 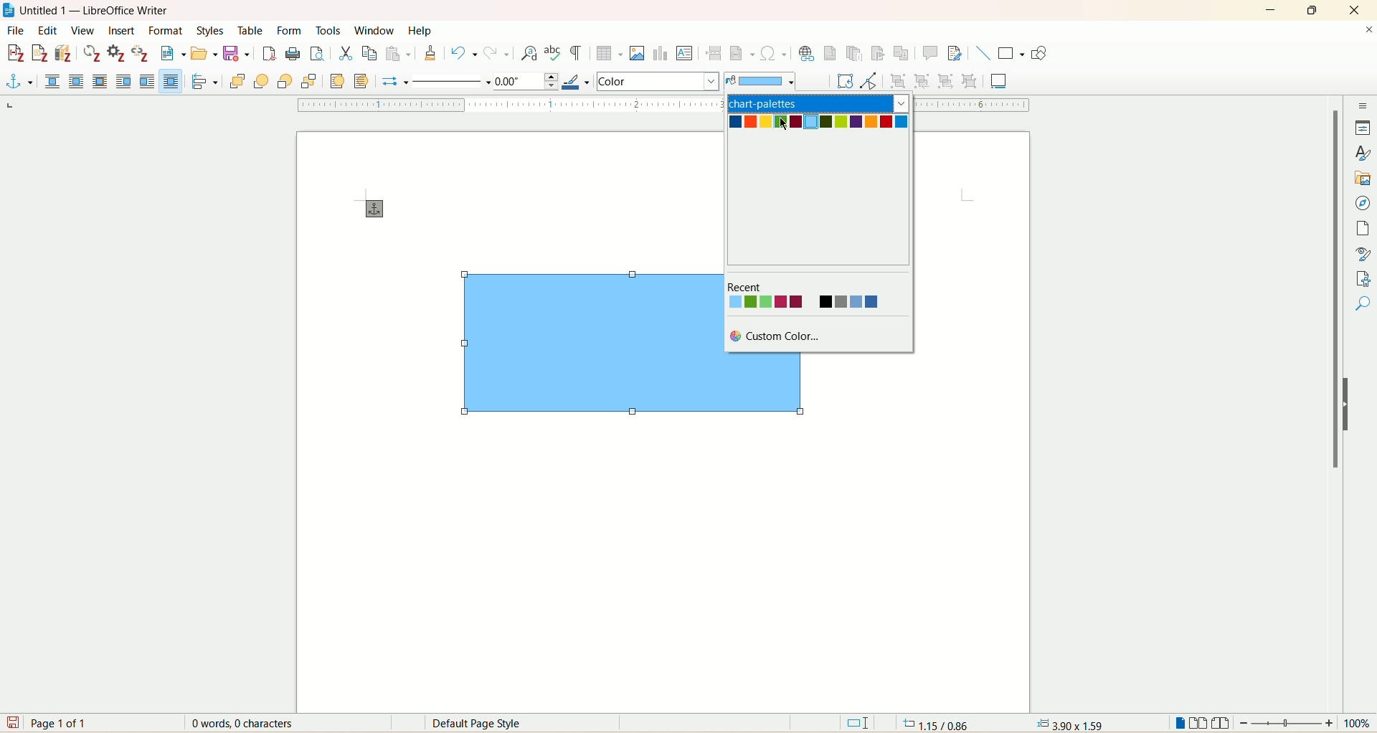 I want to click on format, so click(x=166, y=30).